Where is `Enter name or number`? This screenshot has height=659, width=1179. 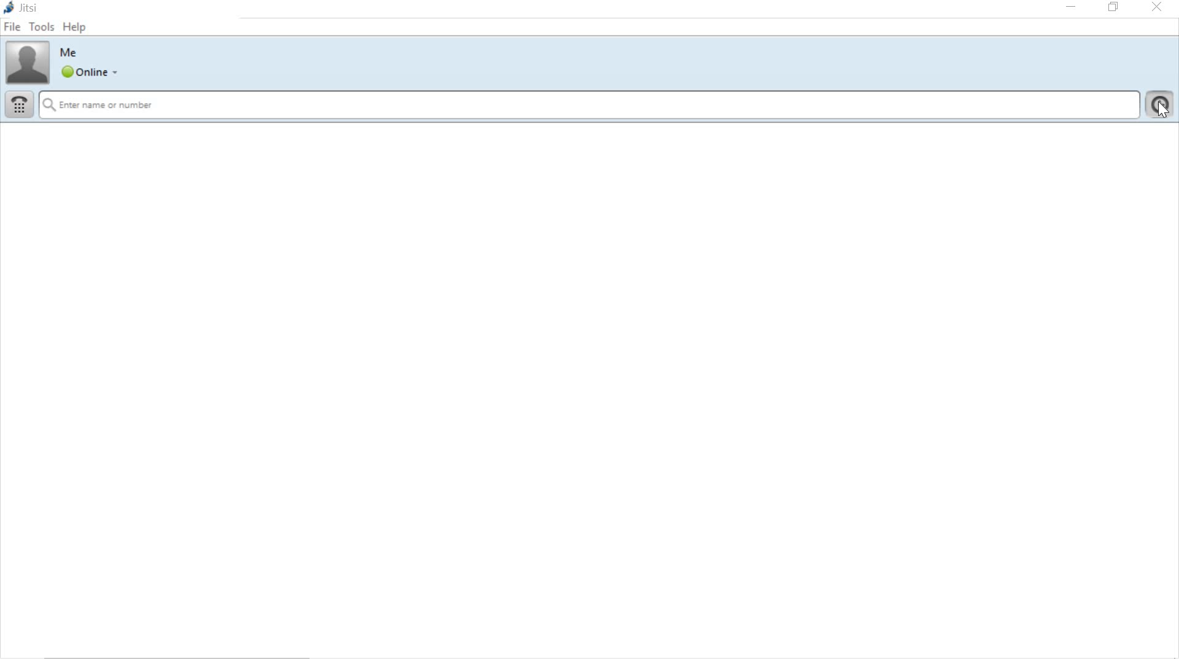 Enter name or number is located at coordinates (591, 106).